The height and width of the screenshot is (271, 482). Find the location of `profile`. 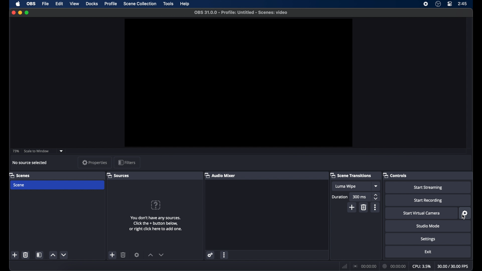

profile is located at coordinates (110, 4).